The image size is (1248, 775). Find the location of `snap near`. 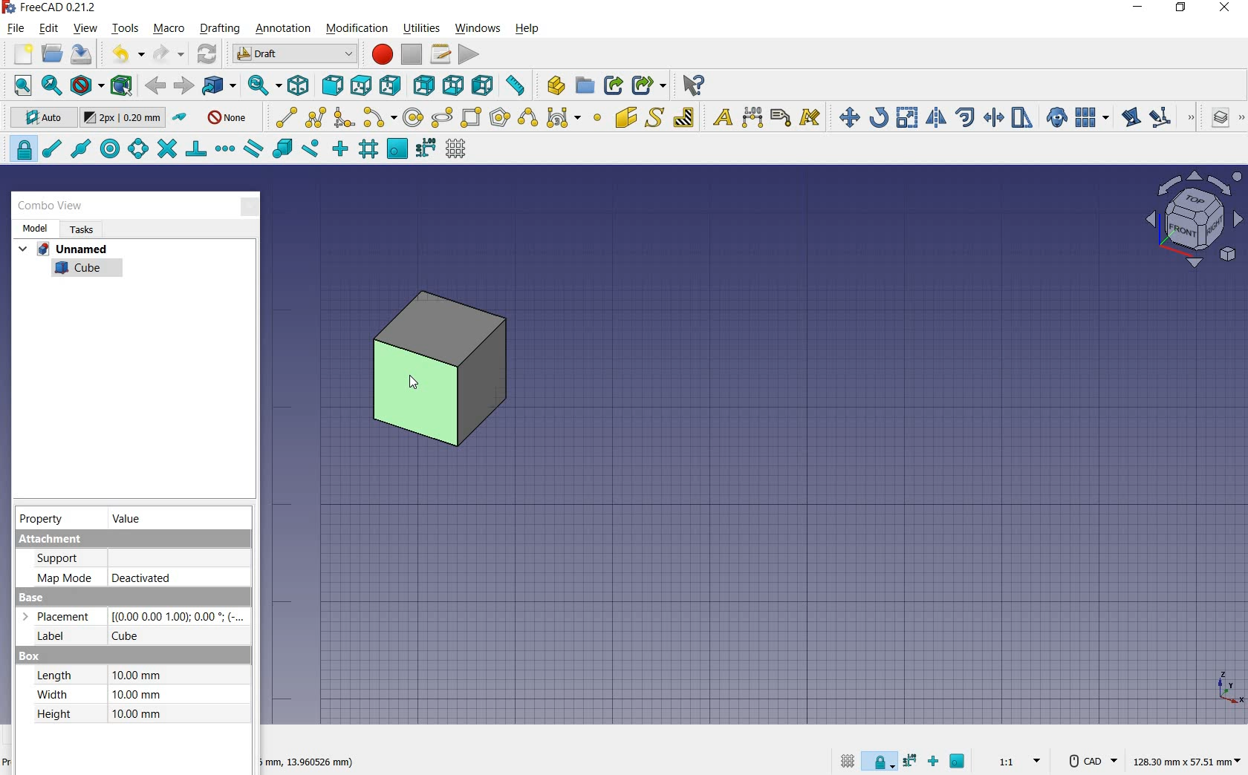

snap near is located at coordinates (311, 148).